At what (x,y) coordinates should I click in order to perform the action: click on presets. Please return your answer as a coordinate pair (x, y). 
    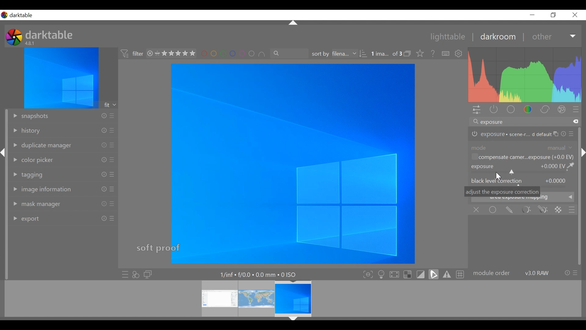
    Looking at the image, I should click on (113, 145).